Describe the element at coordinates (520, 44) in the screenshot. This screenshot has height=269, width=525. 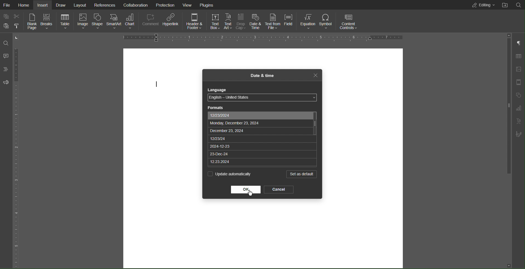
I see `Paragraph Settings` at that location.